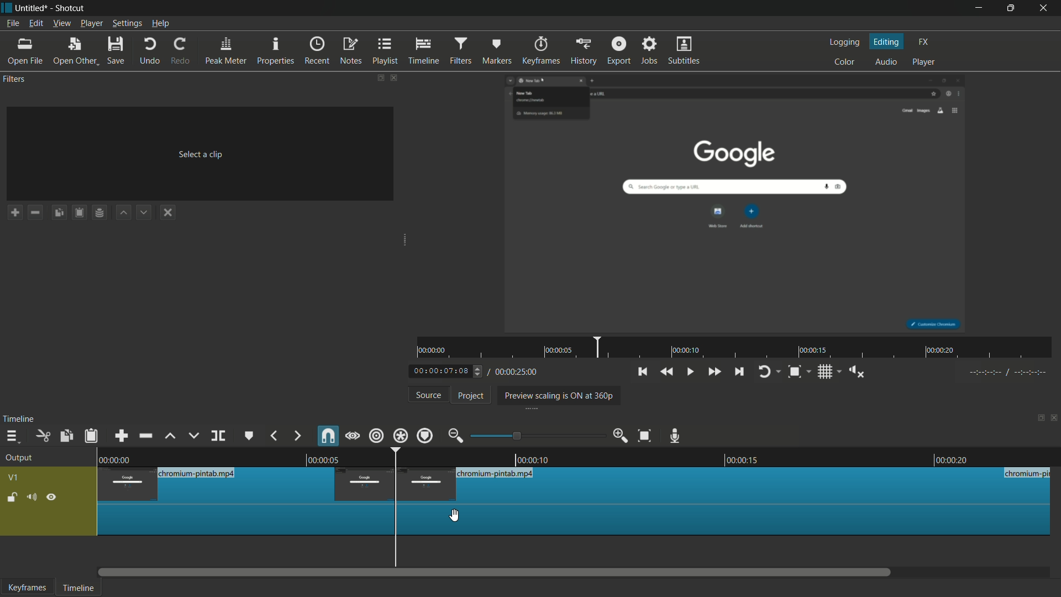  Describe the element at coordinates (379, 78) in the screenshot. I see `change layout` at that location.